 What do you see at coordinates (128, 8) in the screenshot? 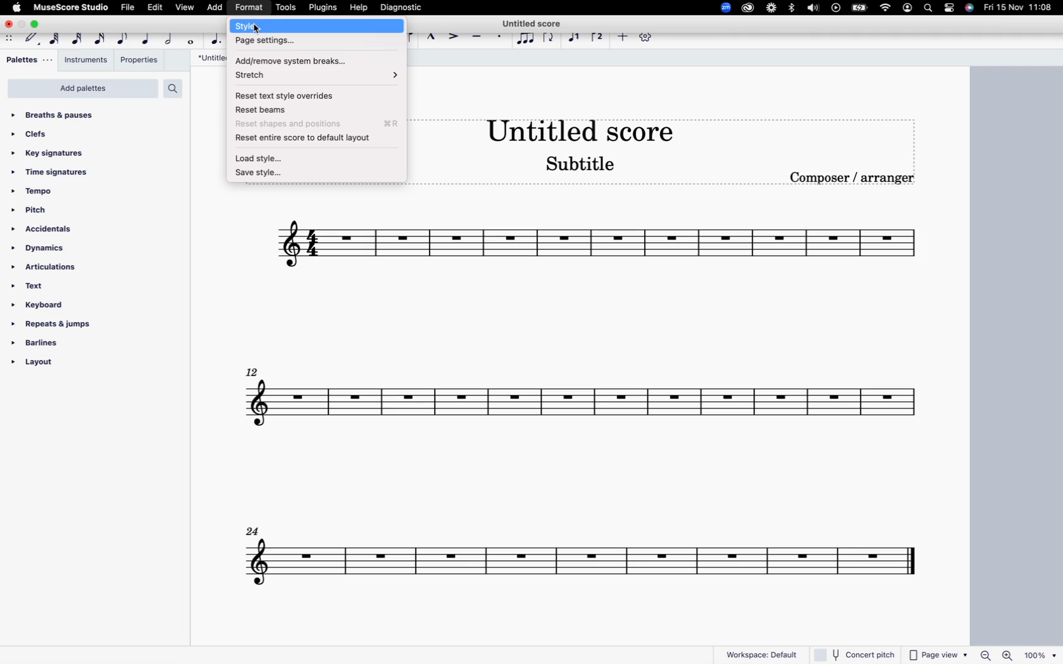
I see `file` at bounding box center [128, 8].